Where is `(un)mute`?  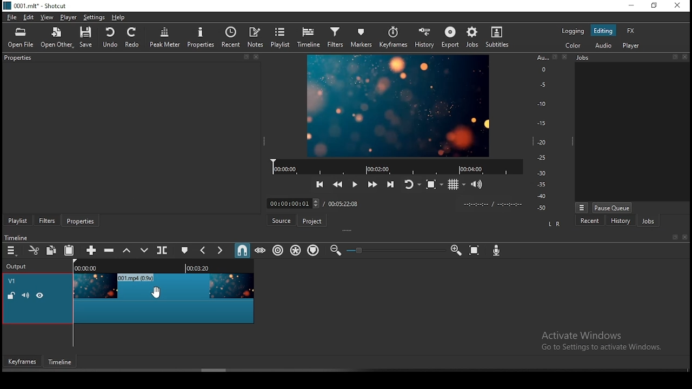
(un)mute is located at coordinates (29, 296).